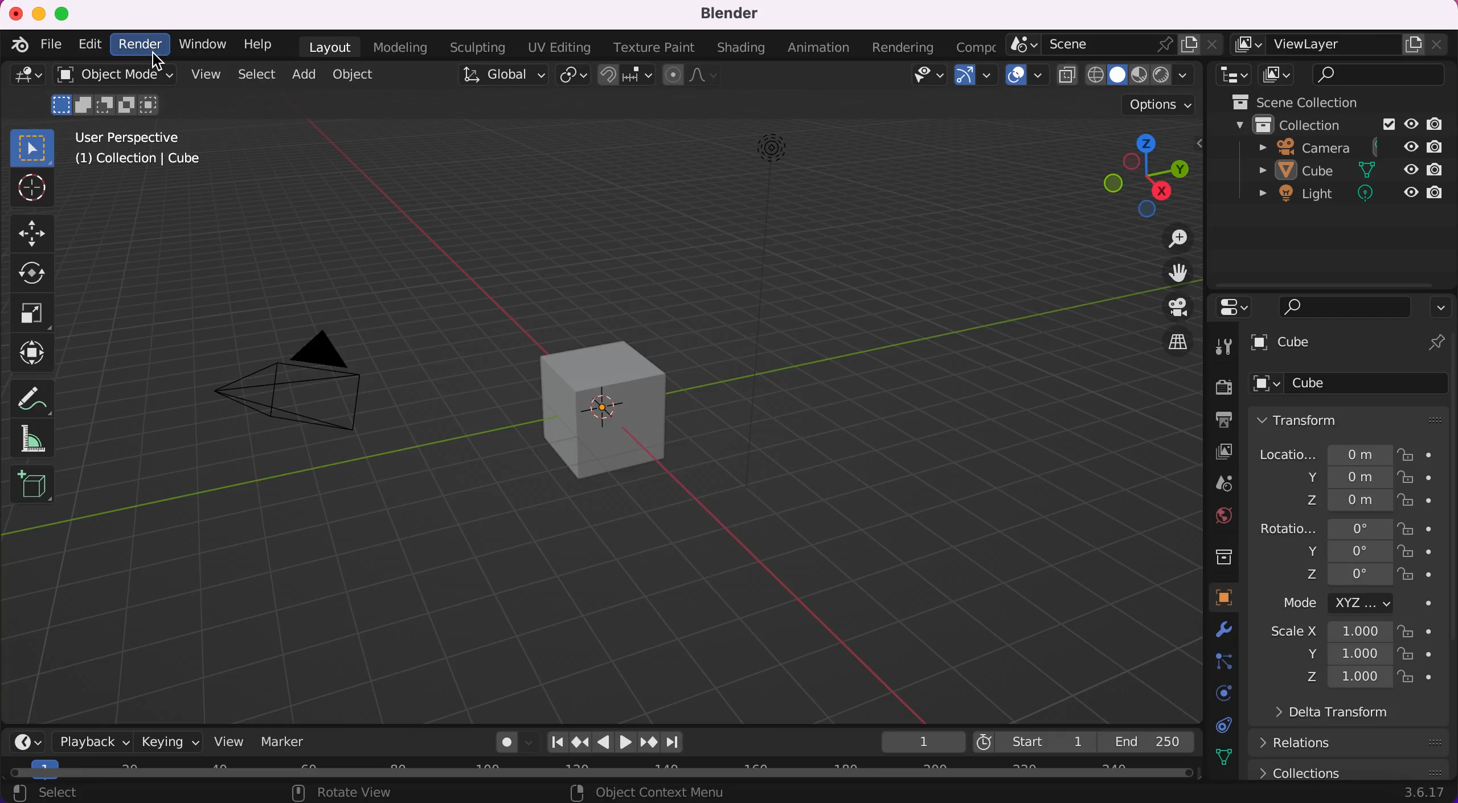 The image size is (1458, 803). What do you see at coordinates (1238, 309) in the screenshot?
I see `editor type` at bounding box center [1238, 309].